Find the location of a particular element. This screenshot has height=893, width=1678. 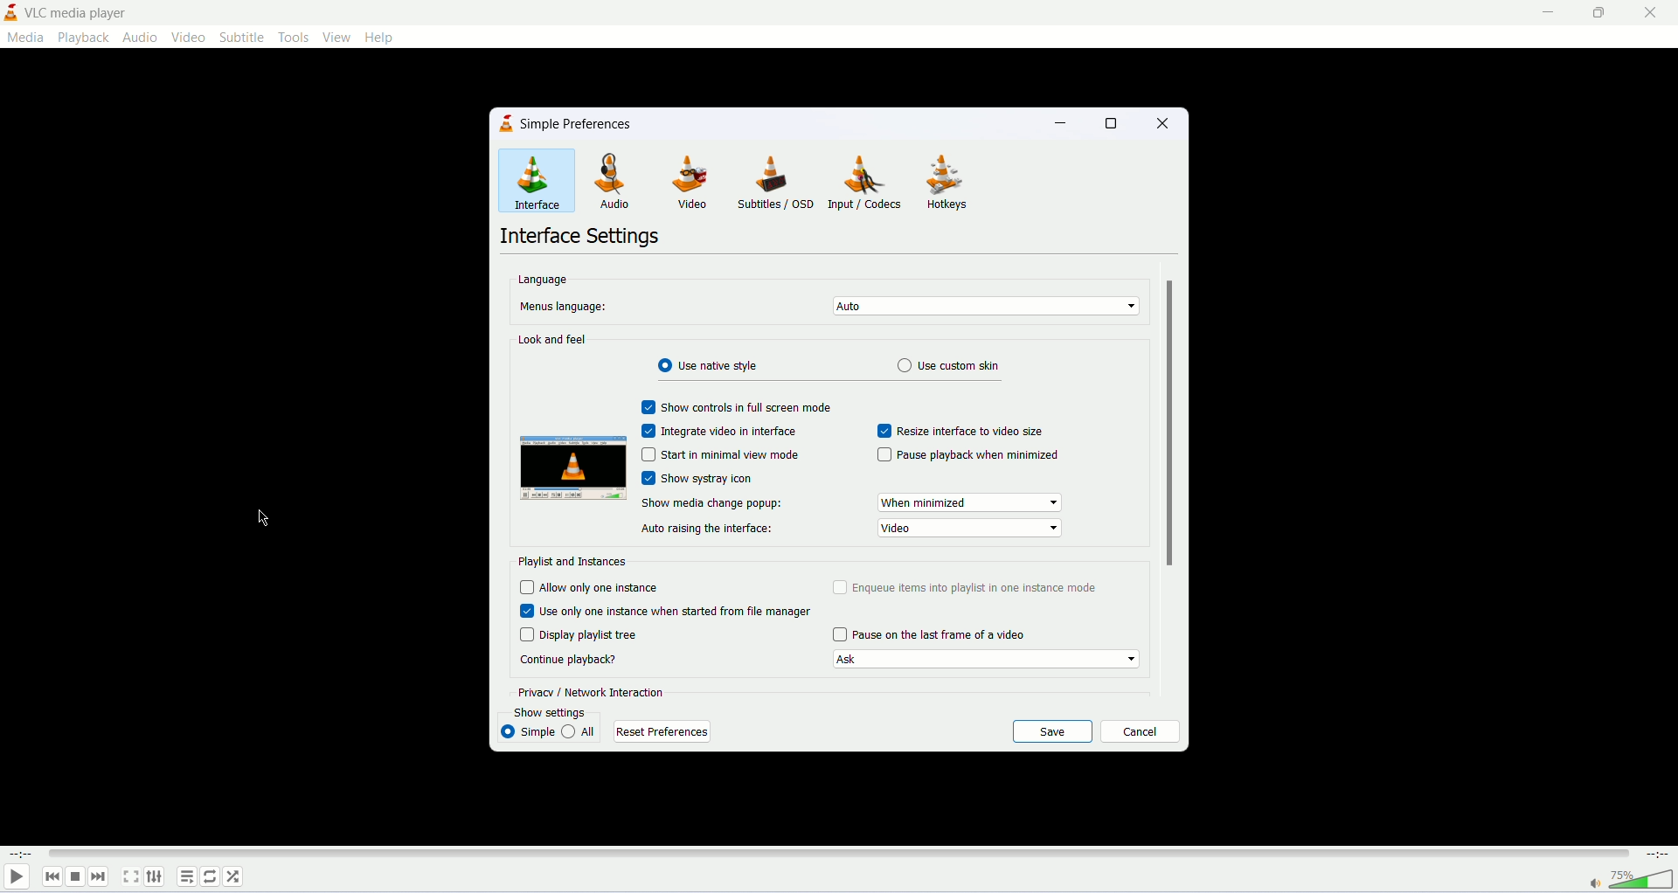

select menu's language is located at coordinates (986, 307).